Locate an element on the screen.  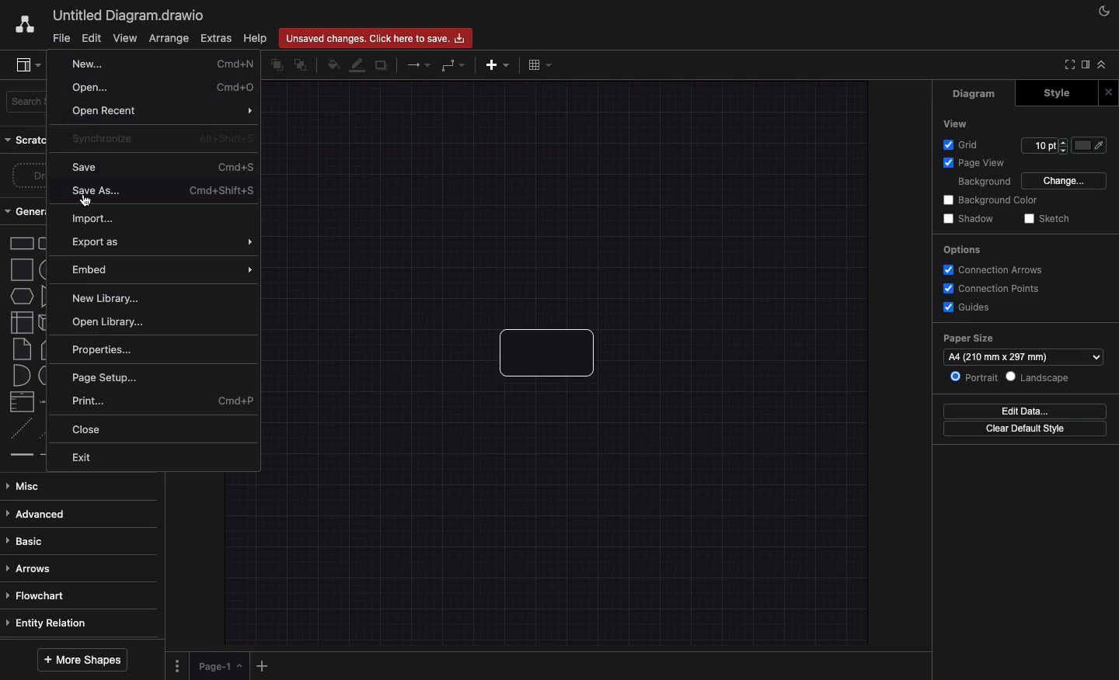
Line color is located at coordinates (359, 66).